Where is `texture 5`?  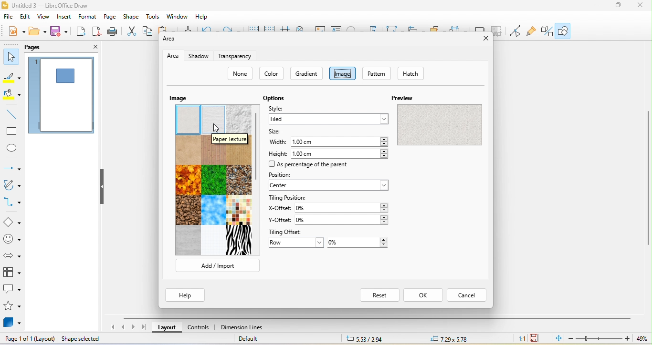
texture 5 is located at coordinates (213, 155).